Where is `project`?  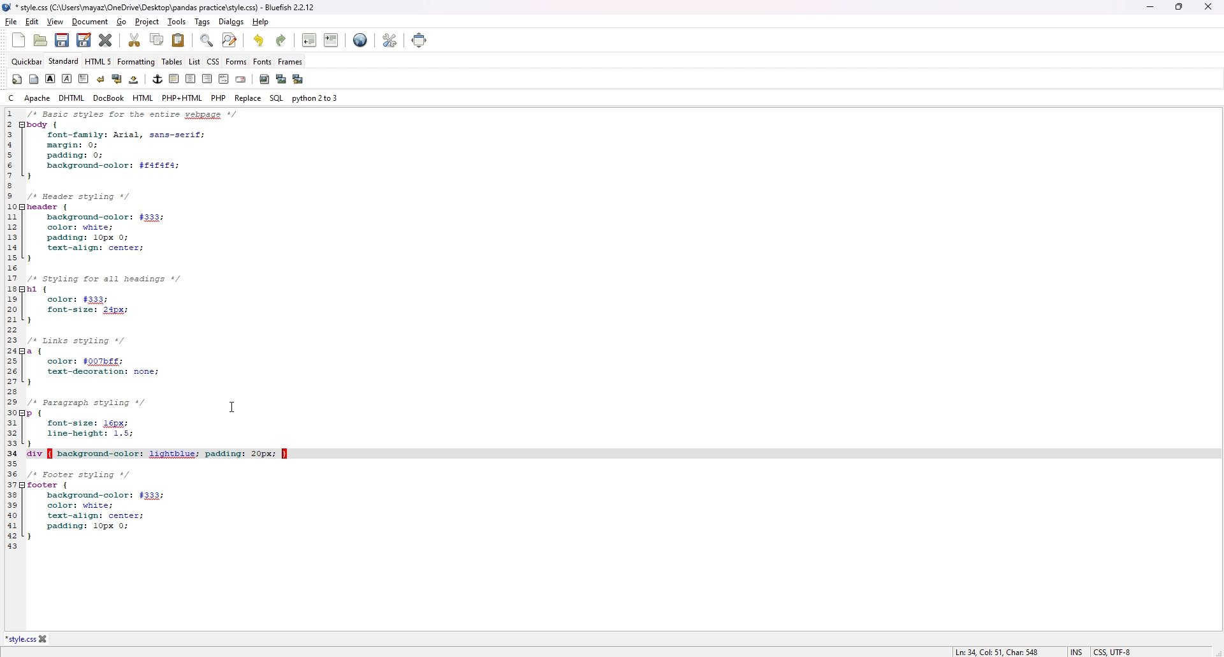
project is located at coordinates (147, 22).